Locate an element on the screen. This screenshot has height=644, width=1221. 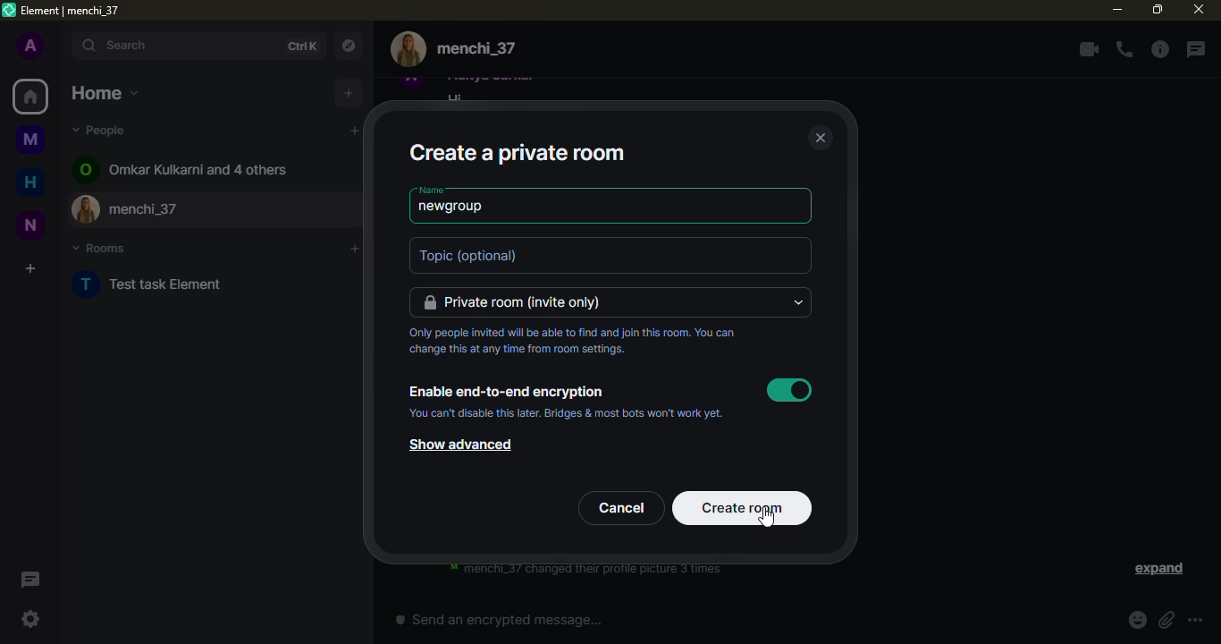
Enable end-to-end encryption is located at coordinates (509, 393).